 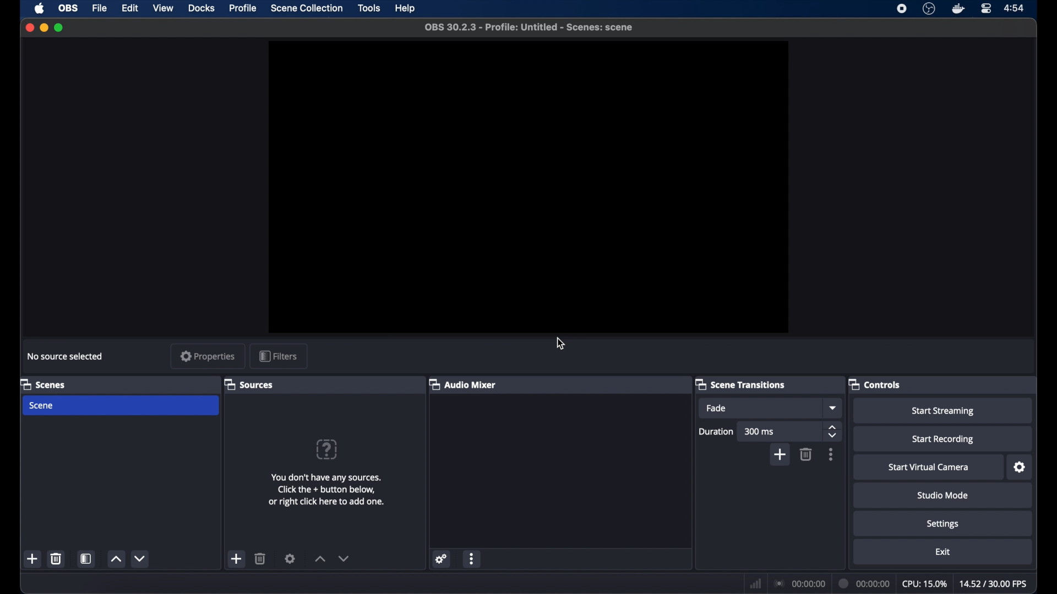 I want to click on scenes, so click(x=45, y=384).